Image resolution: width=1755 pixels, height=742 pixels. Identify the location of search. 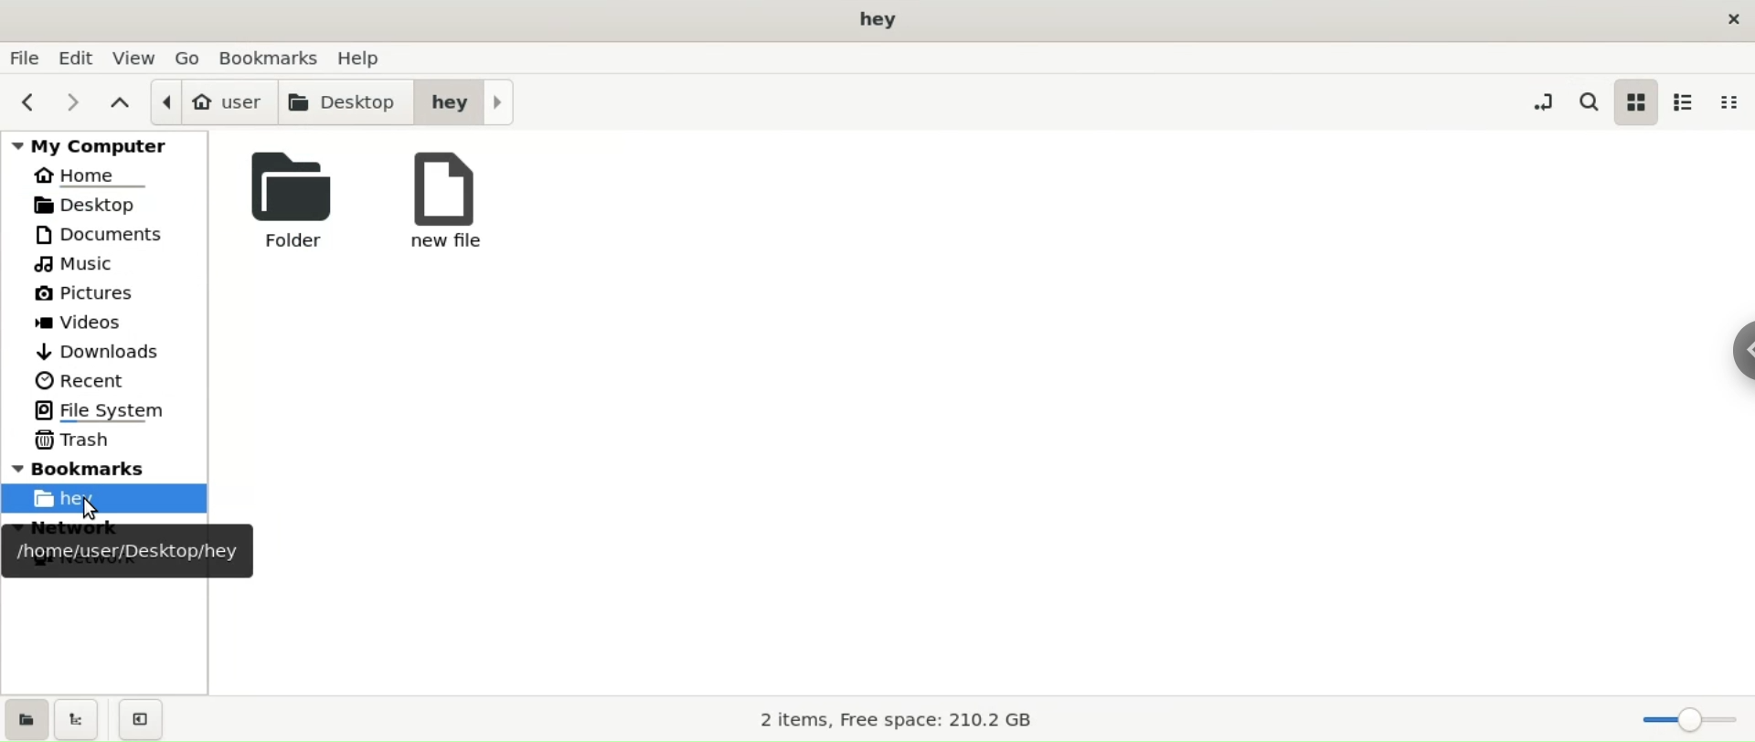
(1588, 102).